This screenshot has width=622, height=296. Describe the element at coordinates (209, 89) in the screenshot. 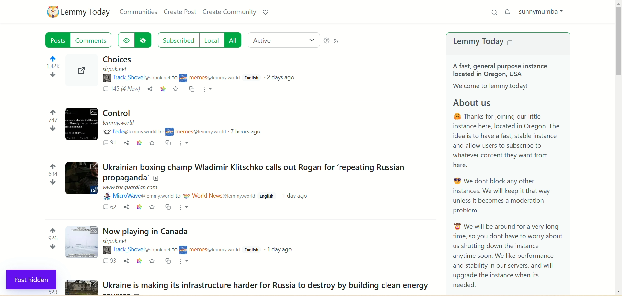

I see `more` at that location.